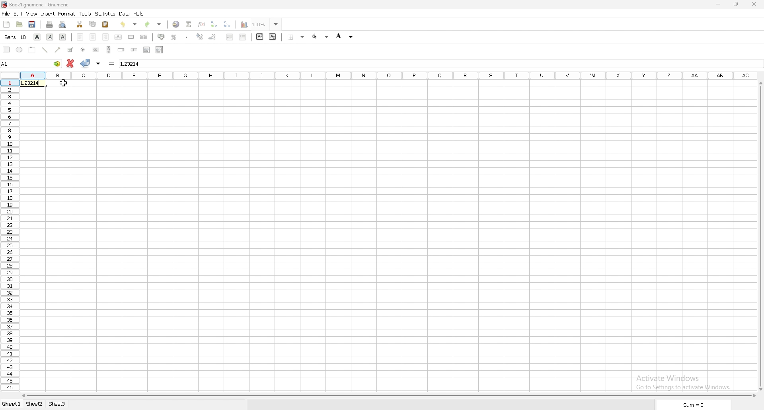  What do you see at coordinates (35, 404) in the screenshot?
I see `sheet 2` at bounding box center [35, 404].